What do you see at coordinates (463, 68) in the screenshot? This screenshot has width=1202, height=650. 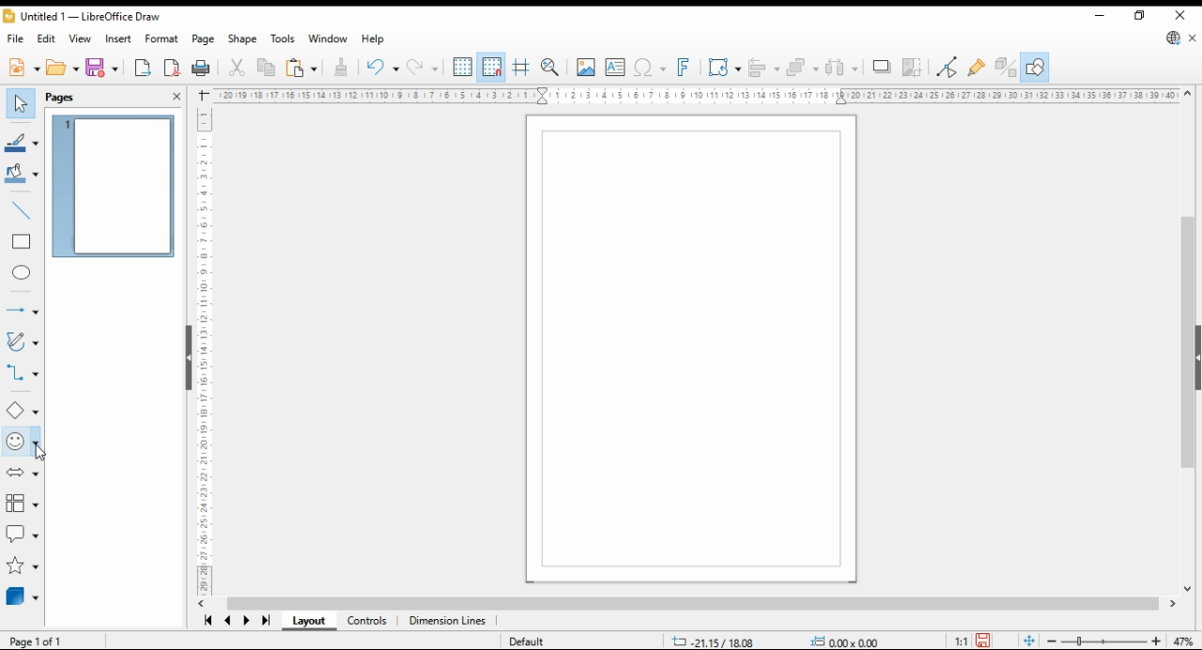 I see `display grid` at bounding box center [463, 68].